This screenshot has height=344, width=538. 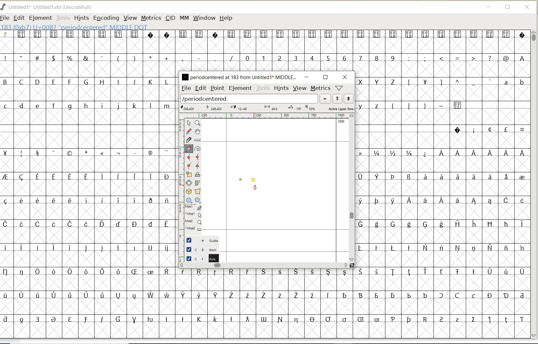 I want to click on lowercase letters, so click(x=373, y=105).